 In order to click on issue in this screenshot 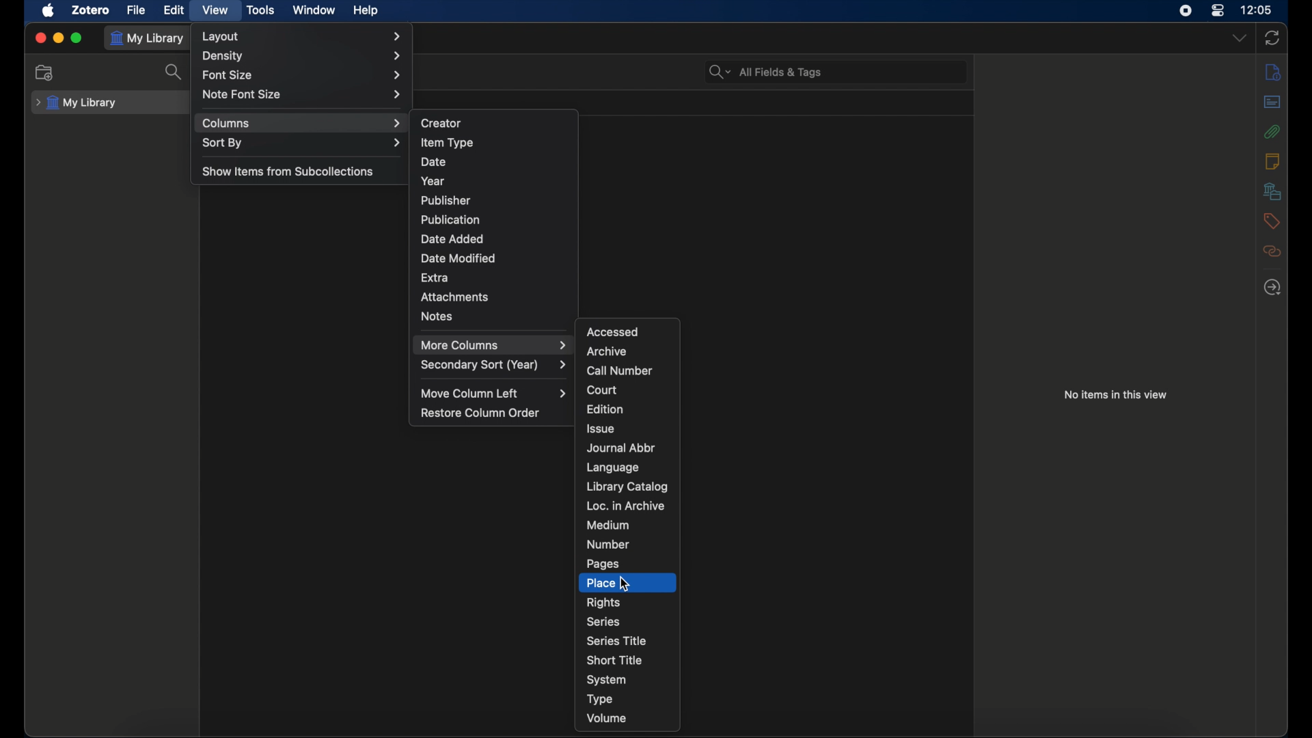, I will do `click(600, 428)`.